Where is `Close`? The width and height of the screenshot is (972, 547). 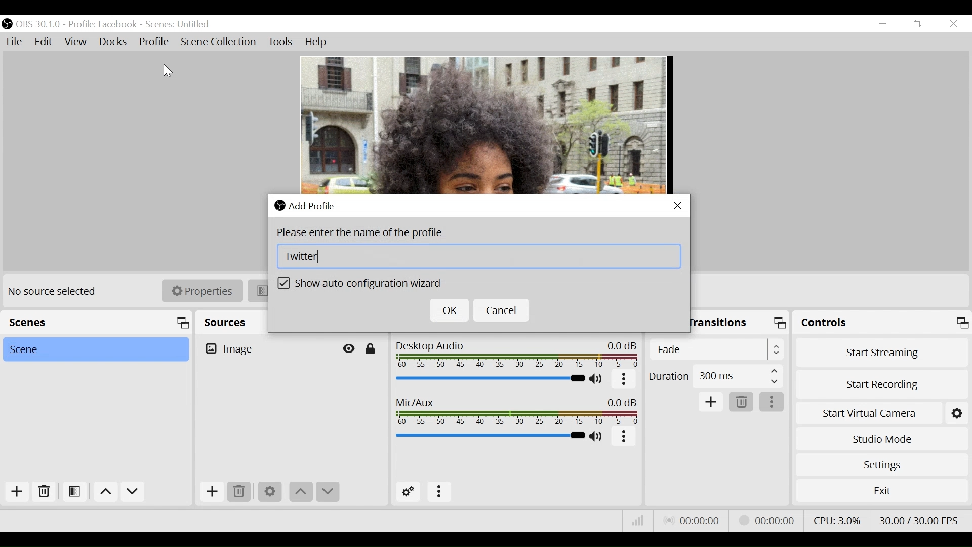
Close is located at coordinates (953, 23).